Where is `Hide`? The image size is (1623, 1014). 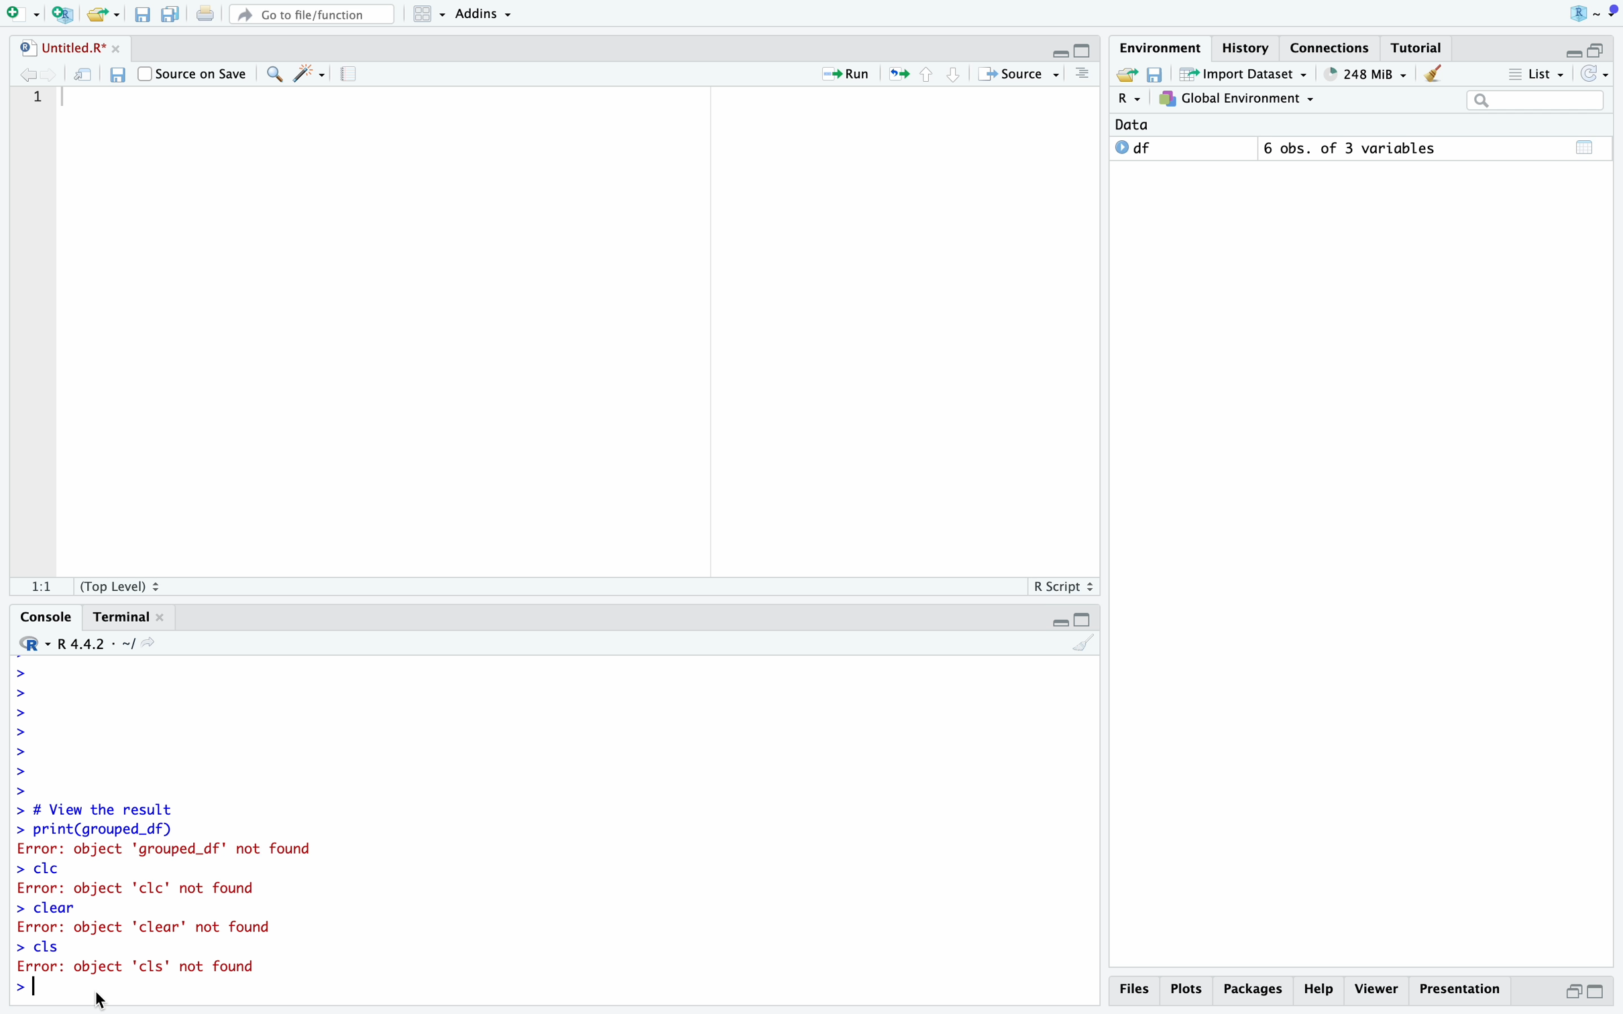 Hide is located at coordinates (1058, 52).